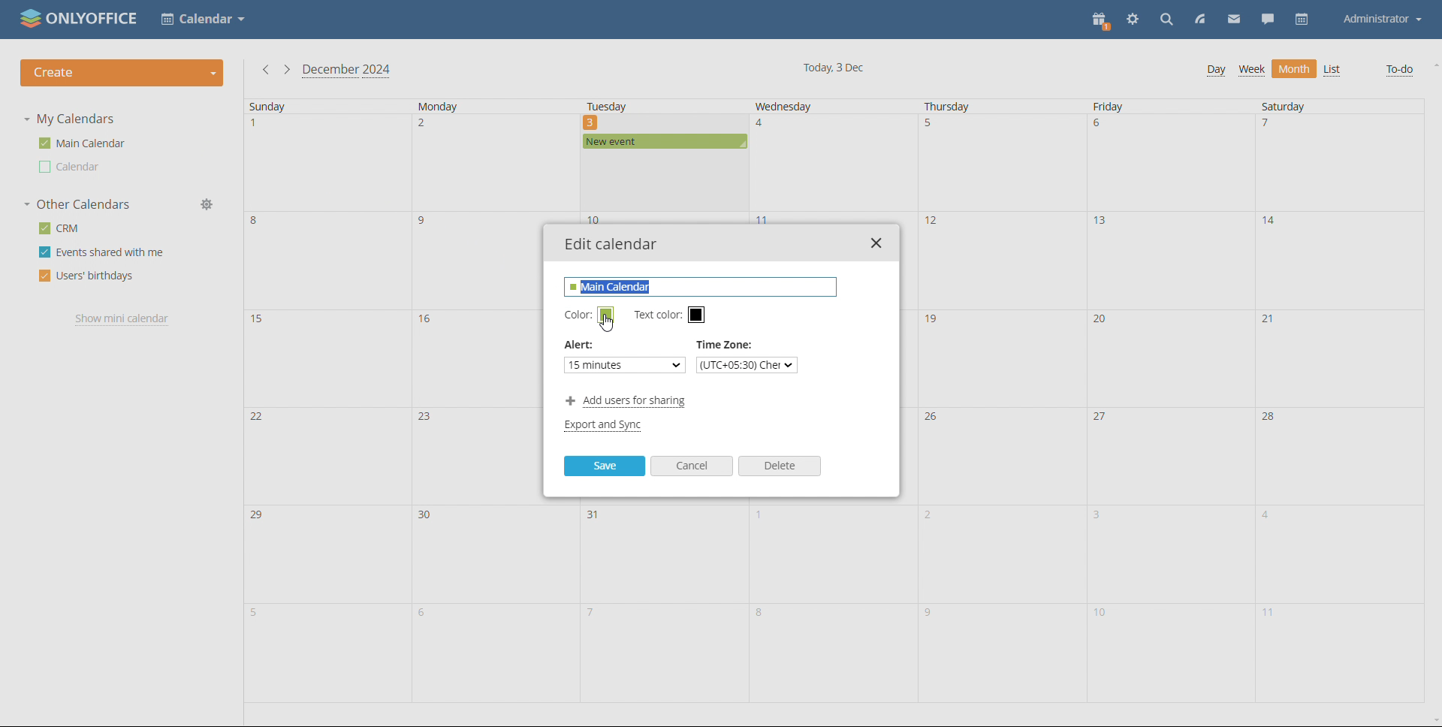 The width and height of the screenshot is (1442, 727). I want to click on date, so click(1002, 164).